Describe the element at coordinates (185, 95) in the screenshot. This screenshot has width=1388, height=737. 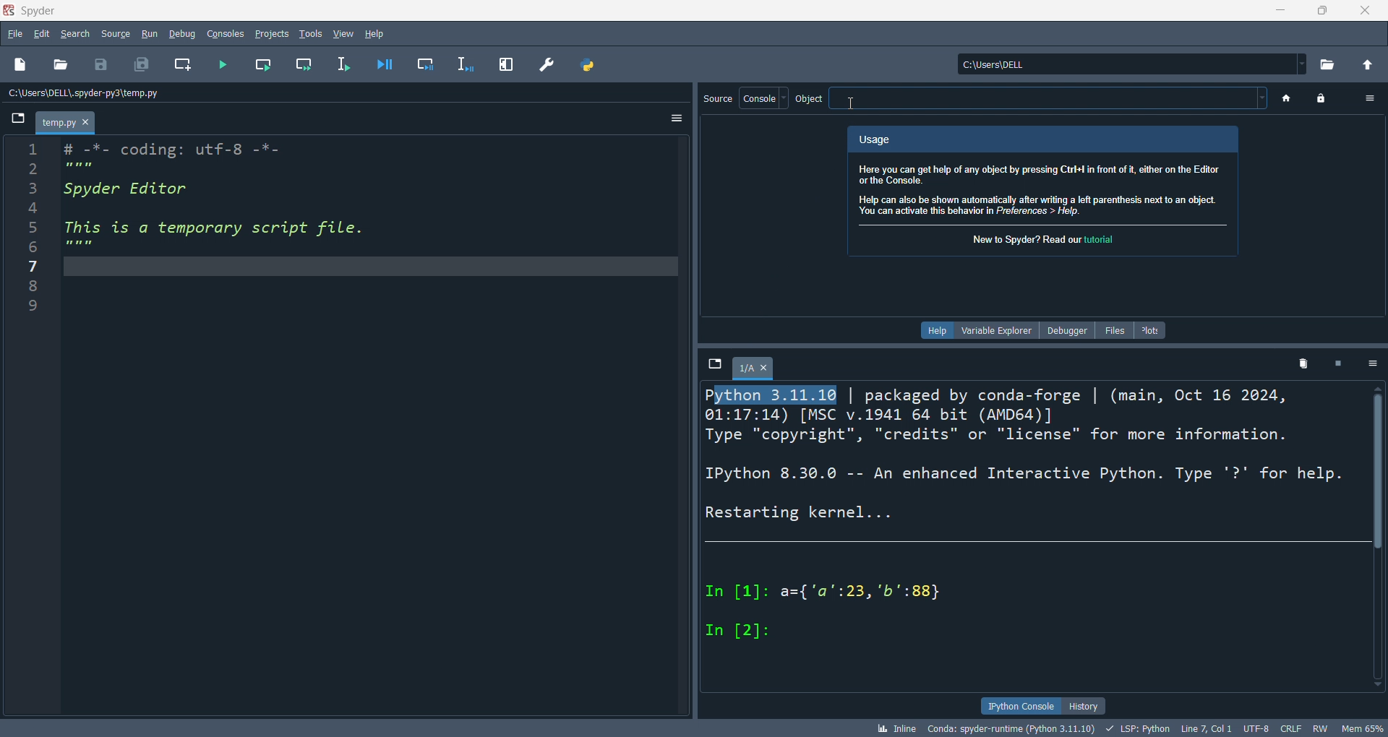
I see `file path: c:\user\dell\.spyder-py3\temp.py` at that location.